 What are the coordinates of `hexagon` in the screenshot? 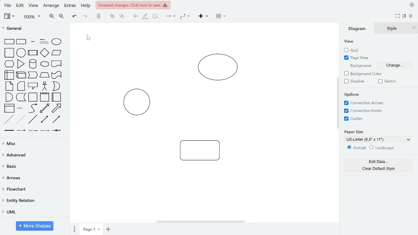 It's located at (9, 63).